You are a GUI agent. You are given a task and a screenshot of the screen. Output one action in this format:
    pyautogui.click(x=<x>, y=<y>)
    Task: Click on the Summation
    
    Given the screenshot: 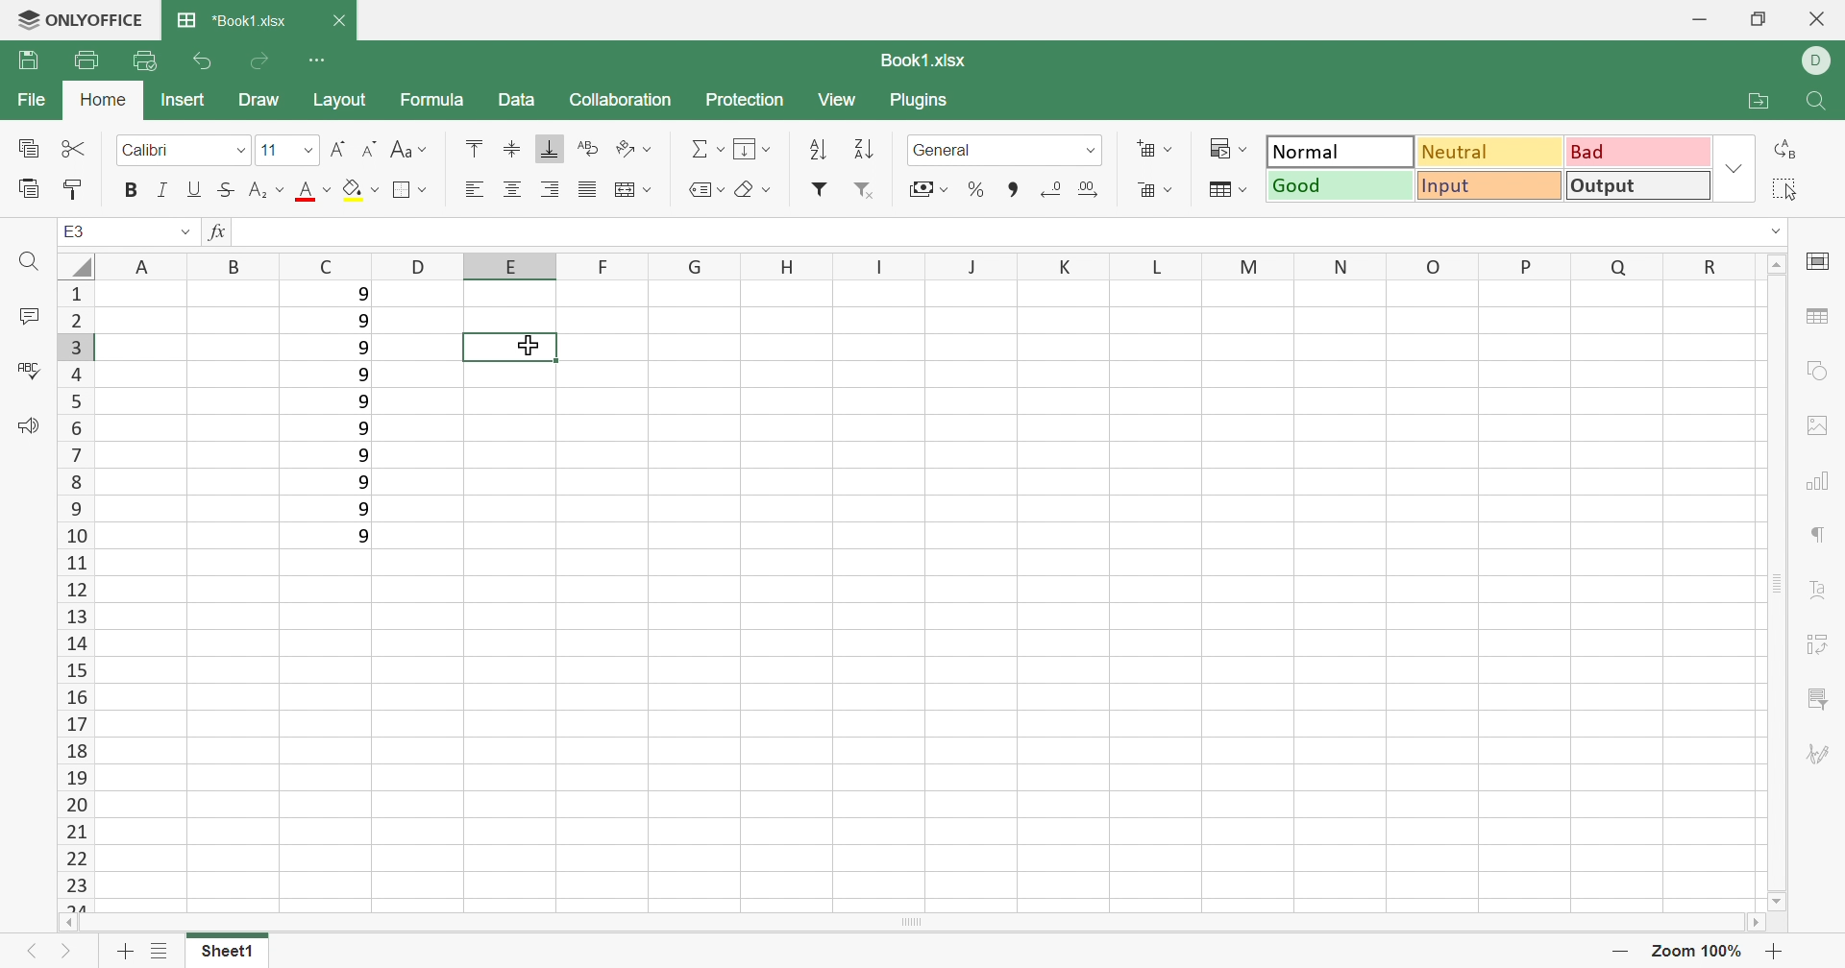 What is the action you would take?
    pyautogui.click(x=706, y=150)
    